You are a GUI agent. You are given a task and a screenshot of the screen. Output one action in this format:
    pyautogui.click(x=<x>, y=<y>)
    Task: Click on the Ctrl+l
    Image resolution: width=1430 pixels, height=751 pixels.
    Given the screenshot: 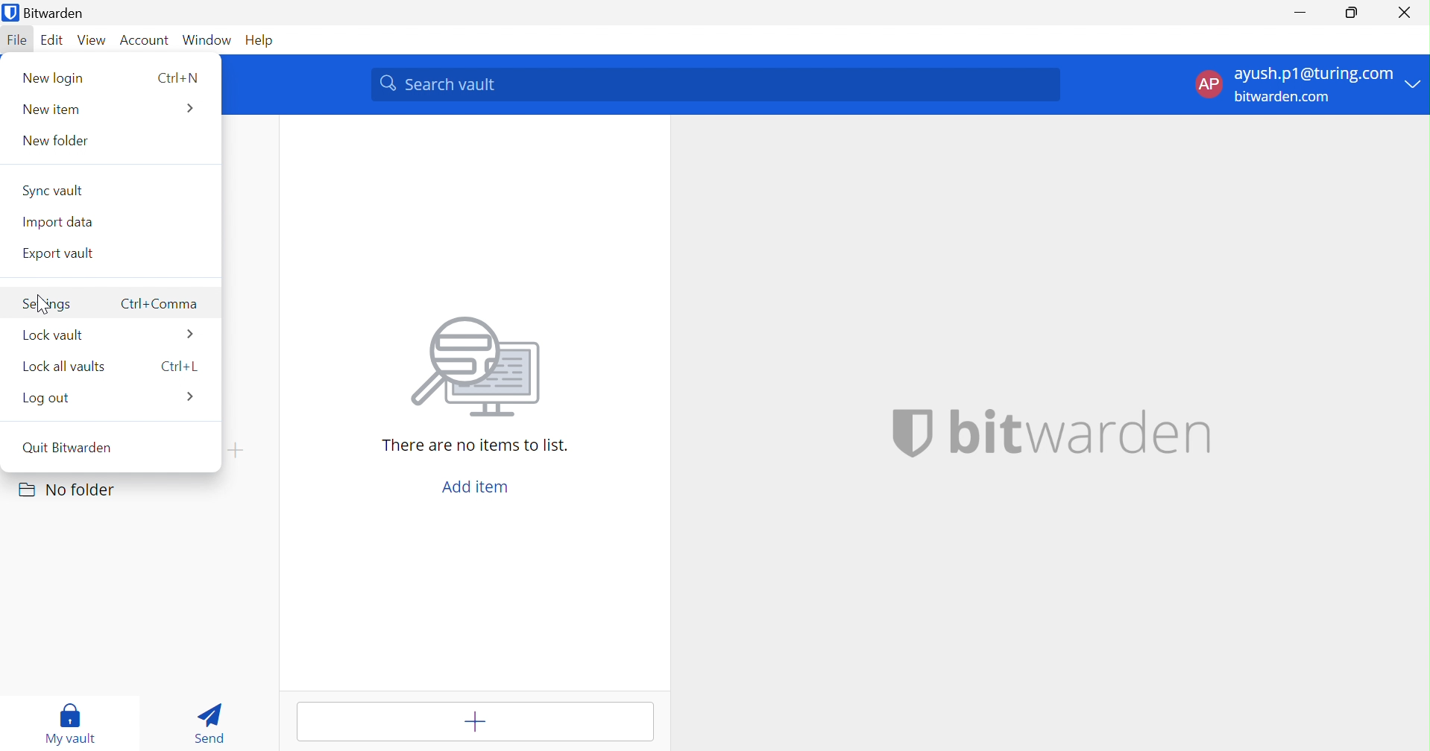 What is the action you would take?
    pyautogui.click(x=177, y=366)
    